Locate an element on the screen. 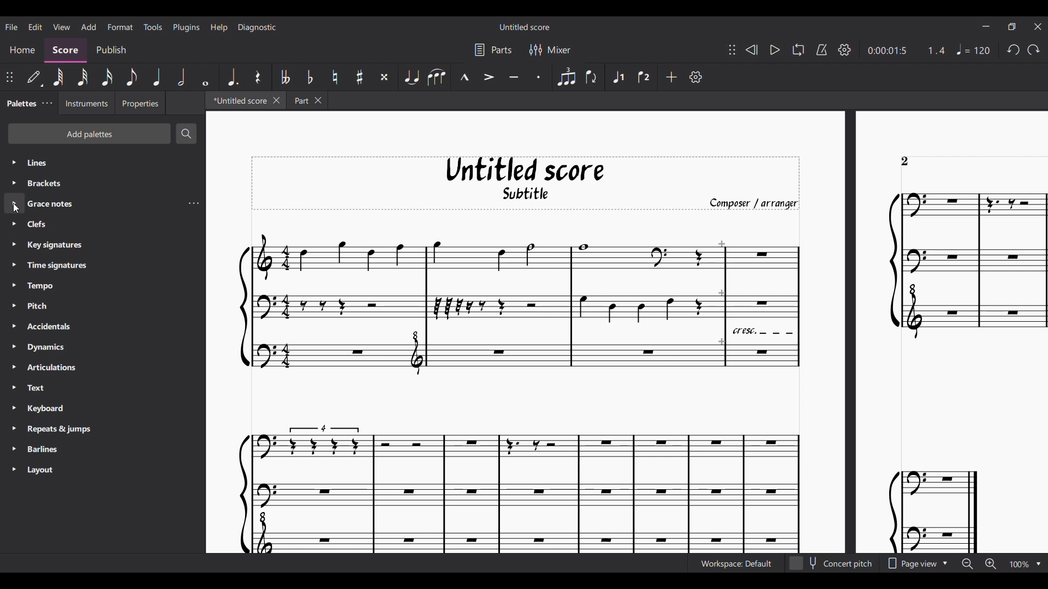  Default is located at coordinates (35, 78).